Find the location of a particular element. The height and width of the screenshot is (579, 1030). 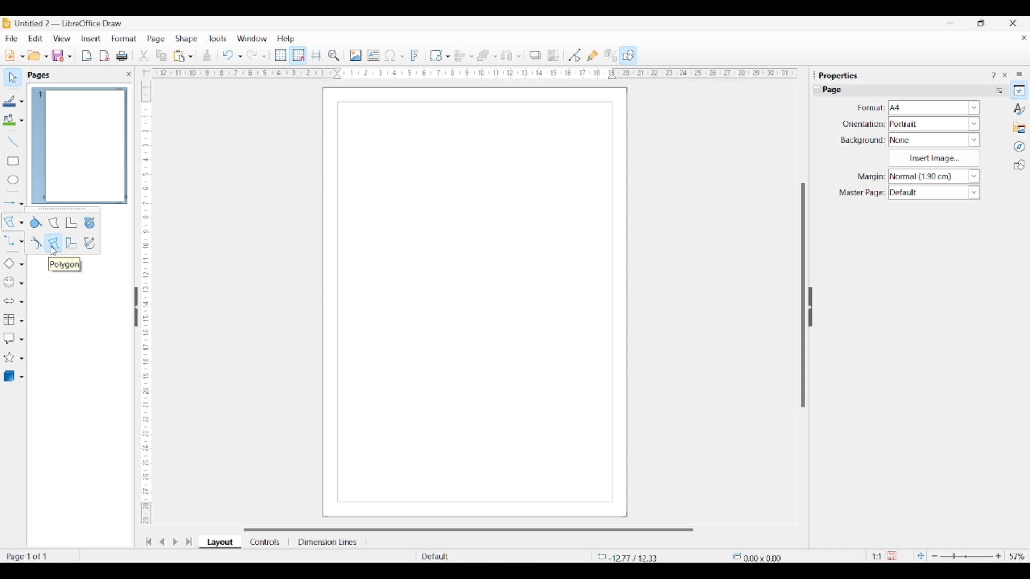

Indicates master page settings is located at coordinates (861, 193).